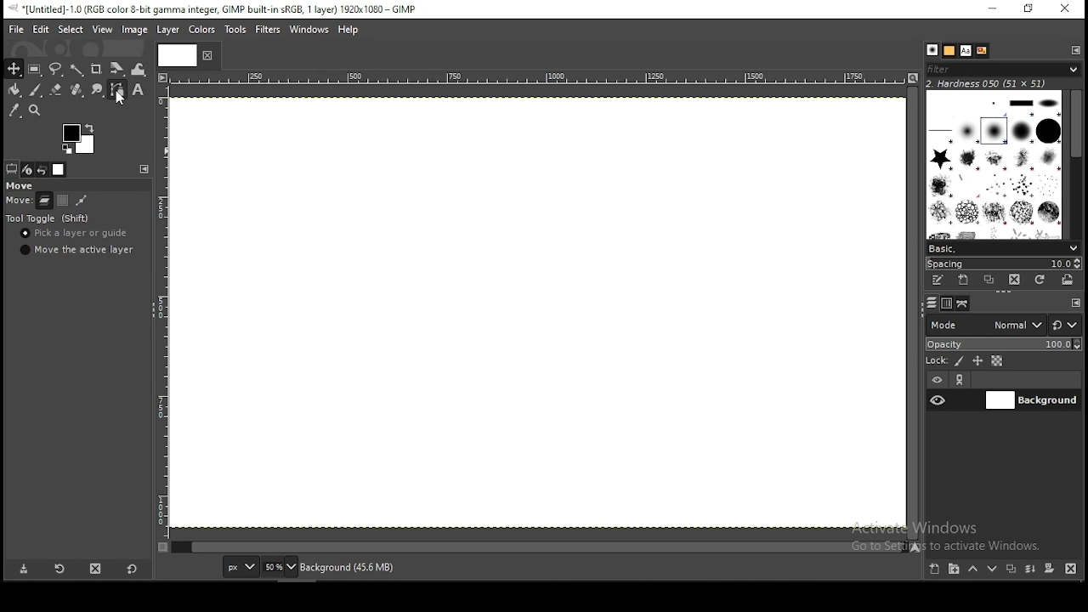 This screenshot has height=612, width=1088. Describe the element at coordinates (79, 233) in the screenshot. I see `pick a layer or guide` at that location.